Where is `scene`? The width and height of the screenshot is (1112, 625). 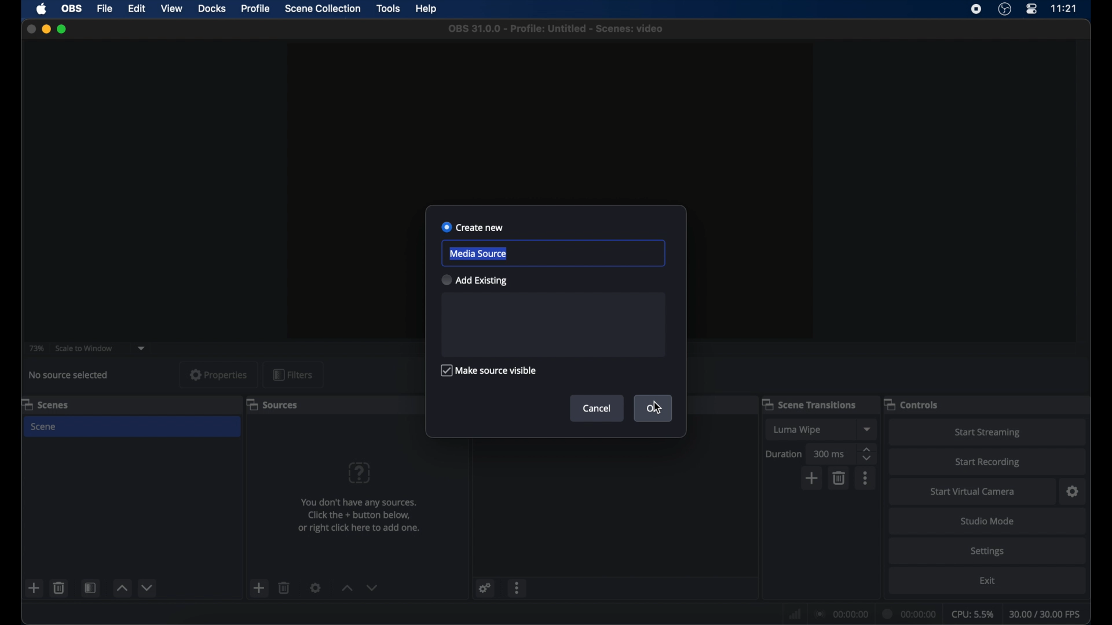 scene is located at coordinates (45, 427).